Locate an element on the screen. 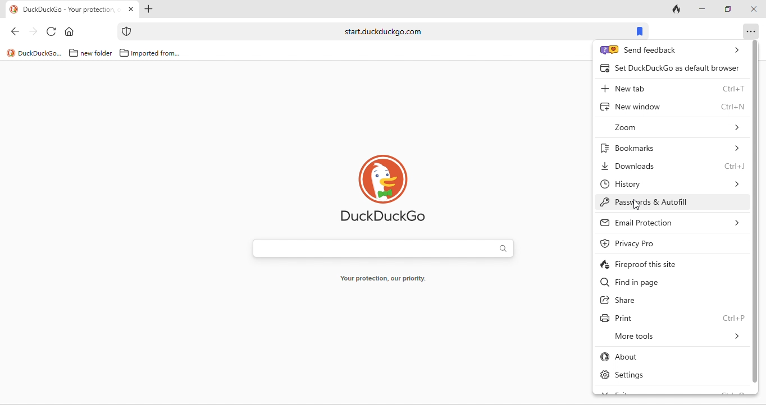 Image resolution: width=766 pixels, height=405 pixels. settings is located at coordinates (662, 375).